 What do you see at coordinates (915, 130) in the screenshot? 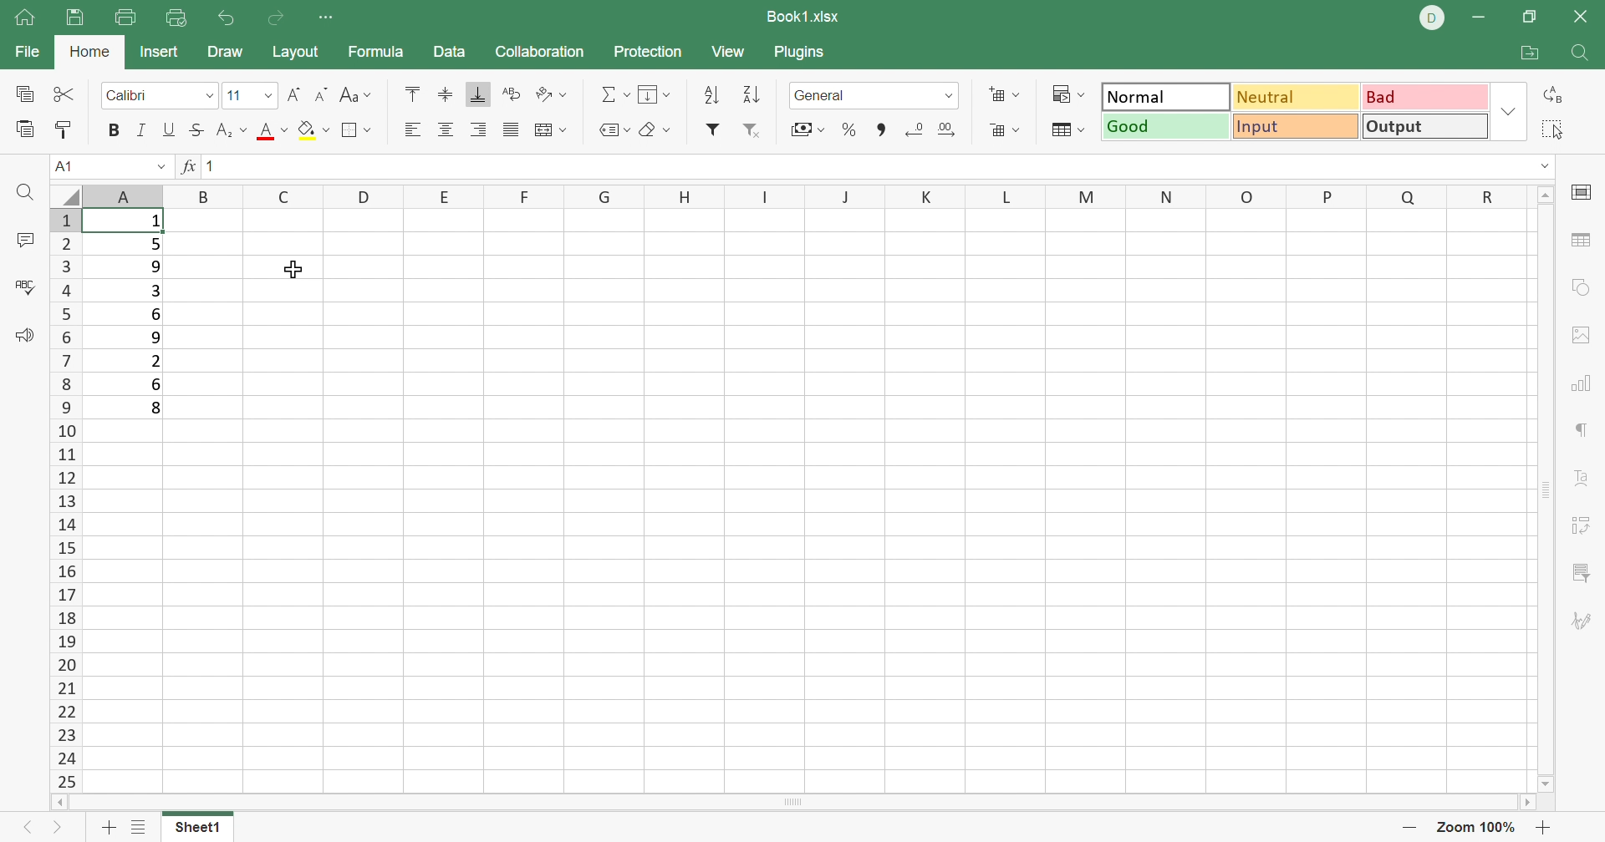
I see `Decrease decimal` at bounding box center [915, 130].